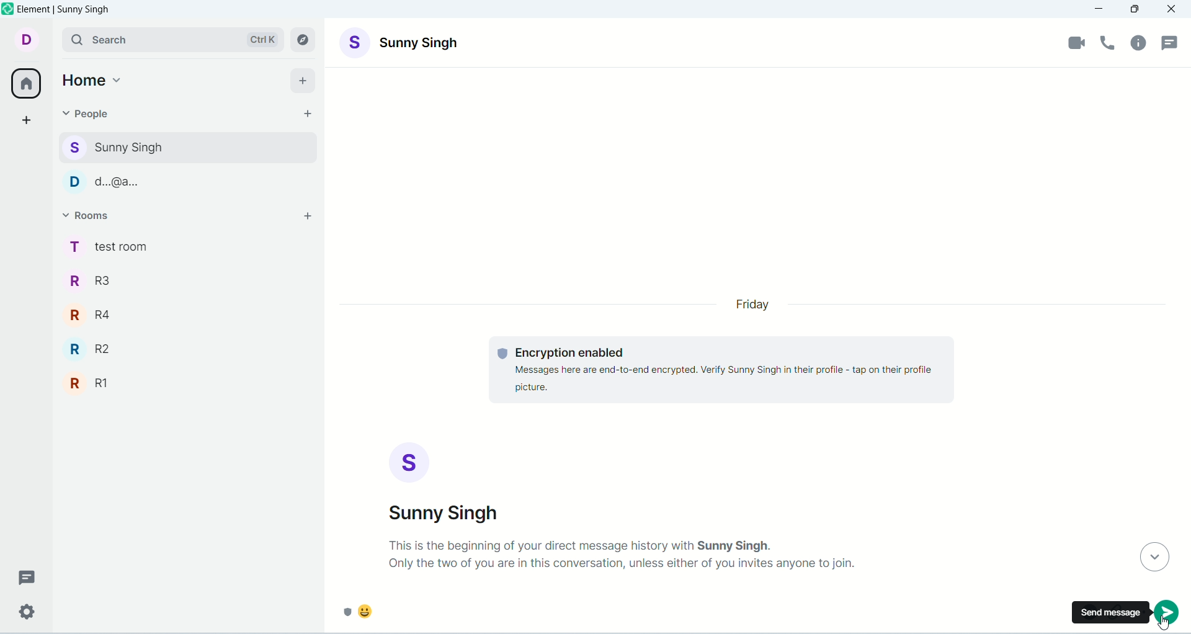 This screenshot has width=1191, height=634. I want to click on emoji added, so click(702, 615).